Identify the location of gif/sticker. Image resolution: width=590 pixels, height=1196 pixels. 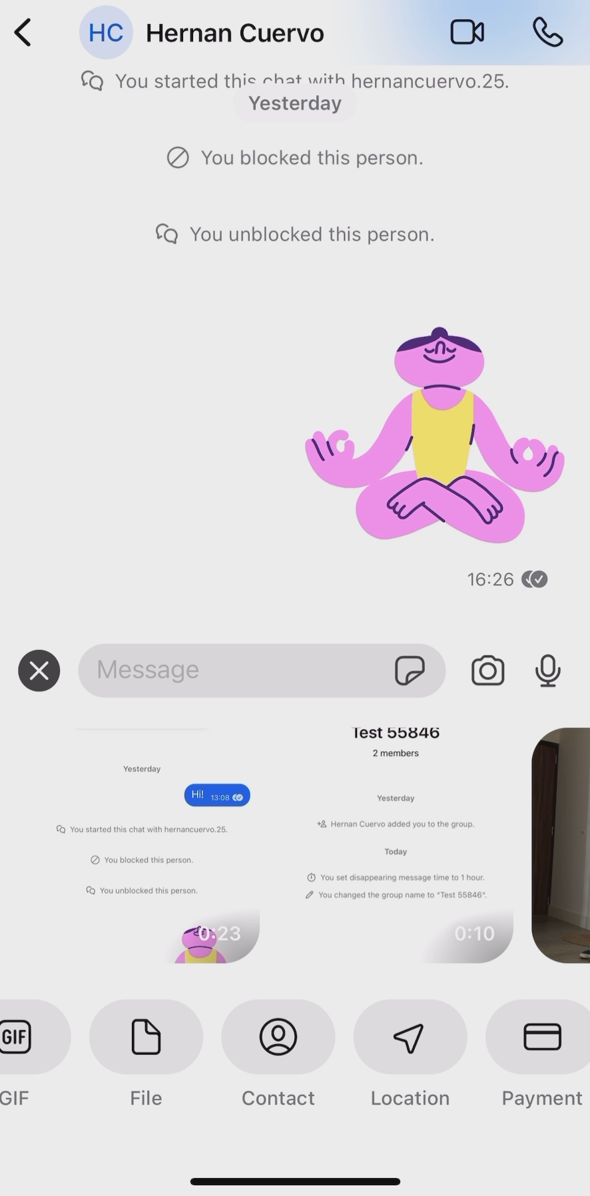
(408, 667).